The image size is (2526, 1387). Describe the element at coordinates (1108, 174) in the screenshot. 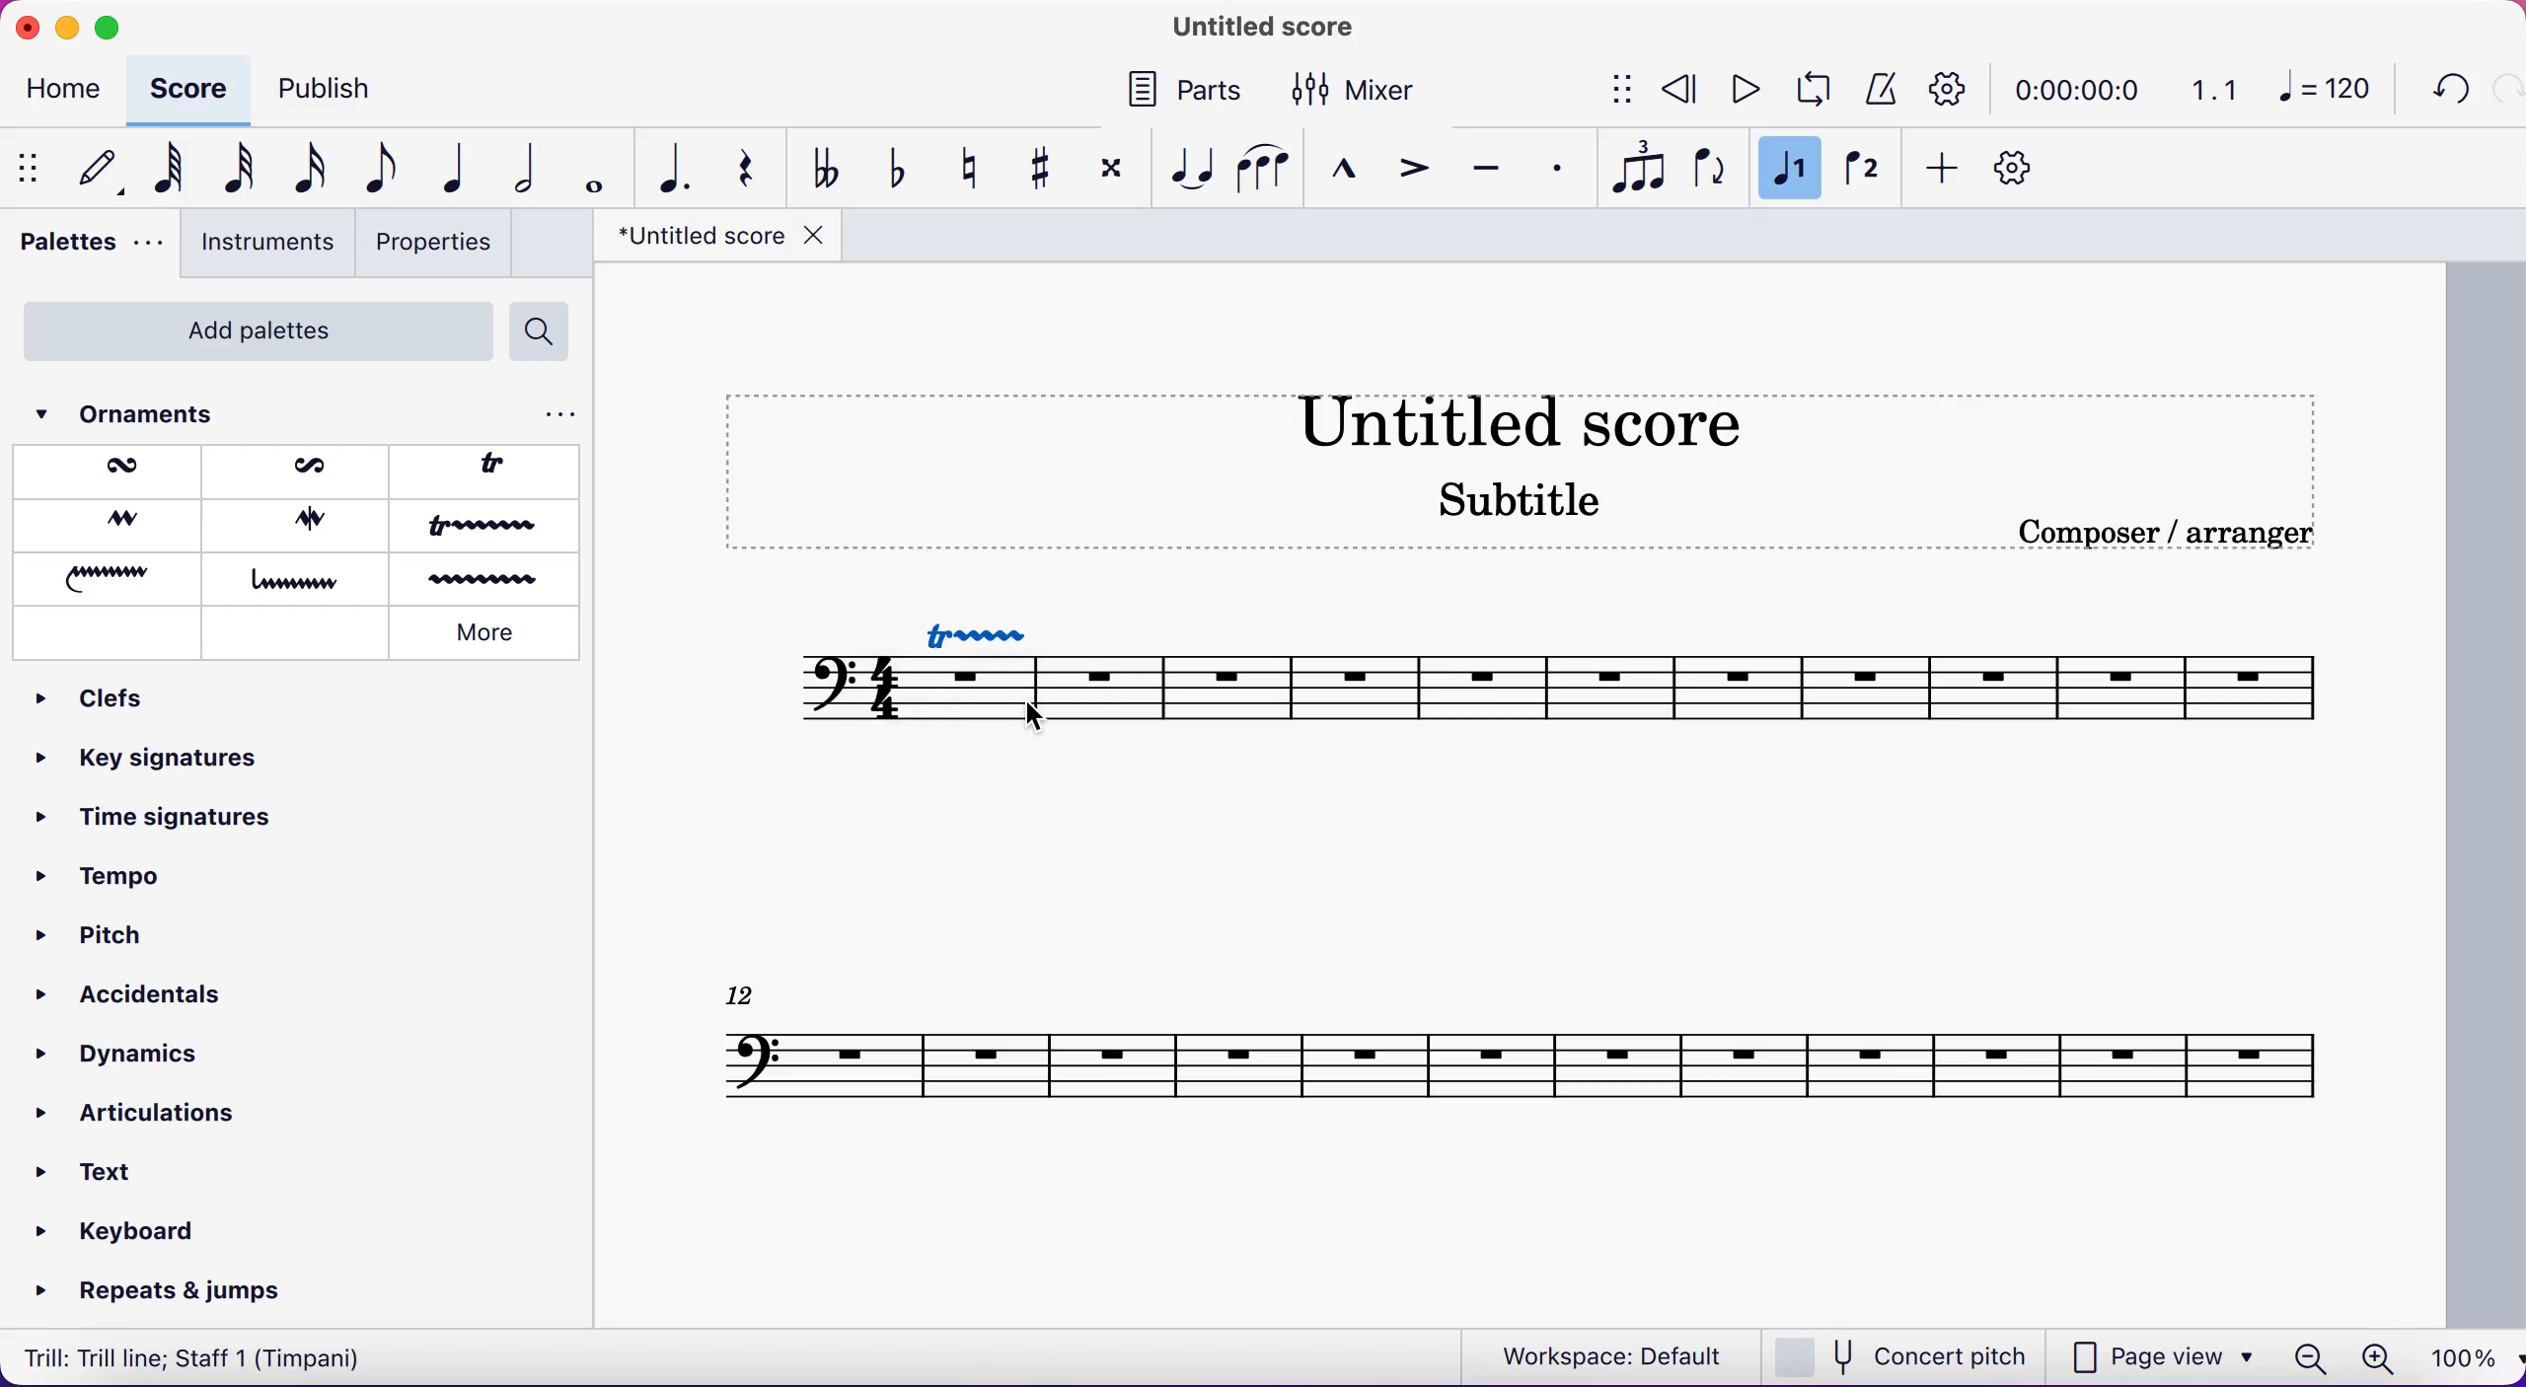

I see `toggle double sharp` at that location.